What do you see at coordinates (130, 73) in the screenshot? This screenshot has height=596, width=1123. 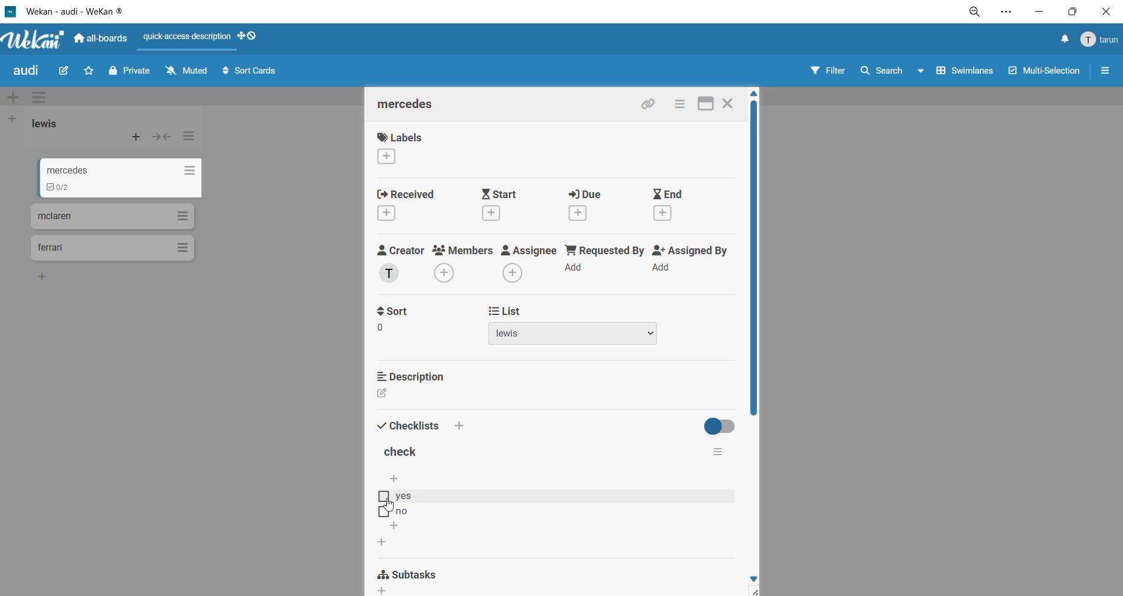 I see `private` at bounding box center [130, 73].